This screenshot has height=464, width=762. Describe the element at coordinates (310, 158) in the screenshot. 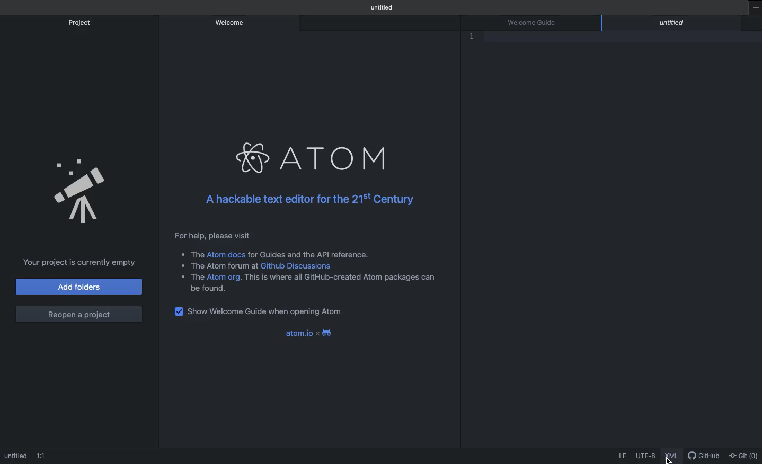

I see `Atom` at that location.